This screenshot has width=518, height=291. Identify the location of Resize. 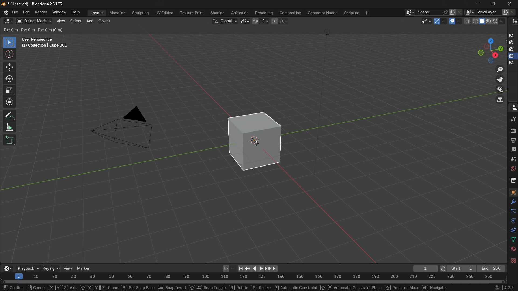
(261, 287).